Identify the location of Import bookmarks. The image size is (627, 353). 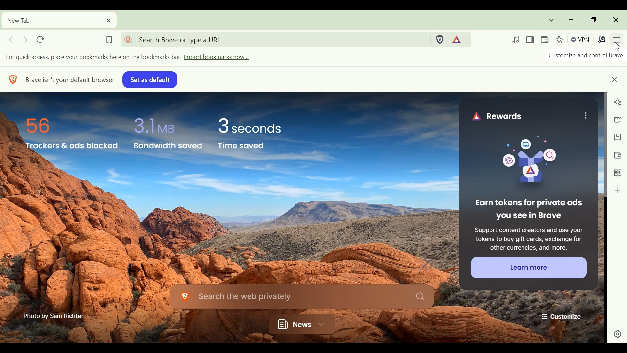
(134, 58).